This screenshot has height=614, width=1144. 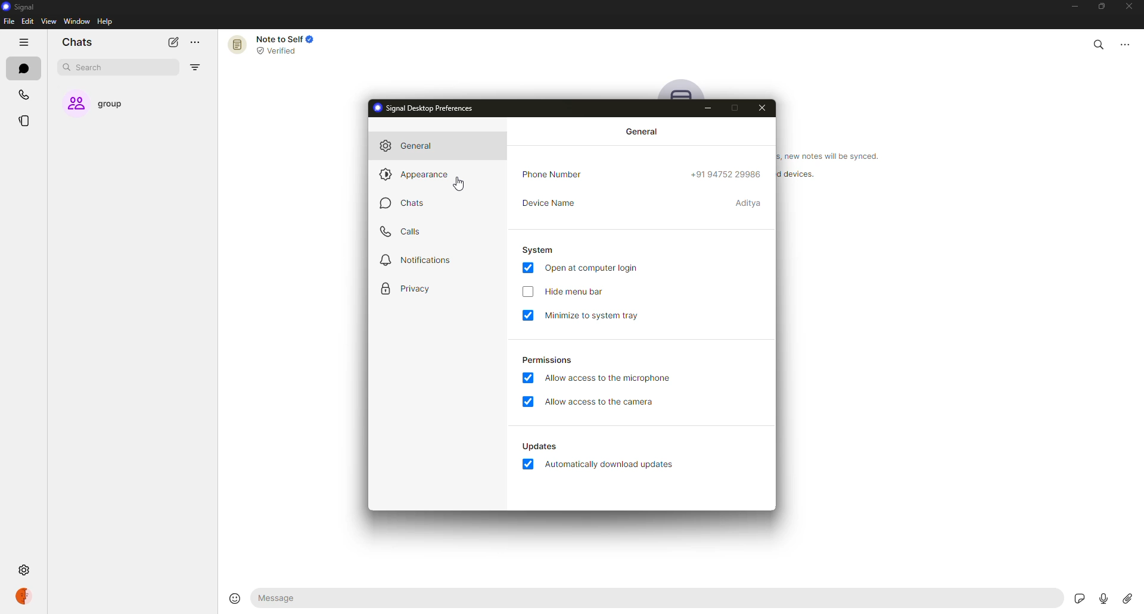 I want to click on more, so click(x=195, y=43).